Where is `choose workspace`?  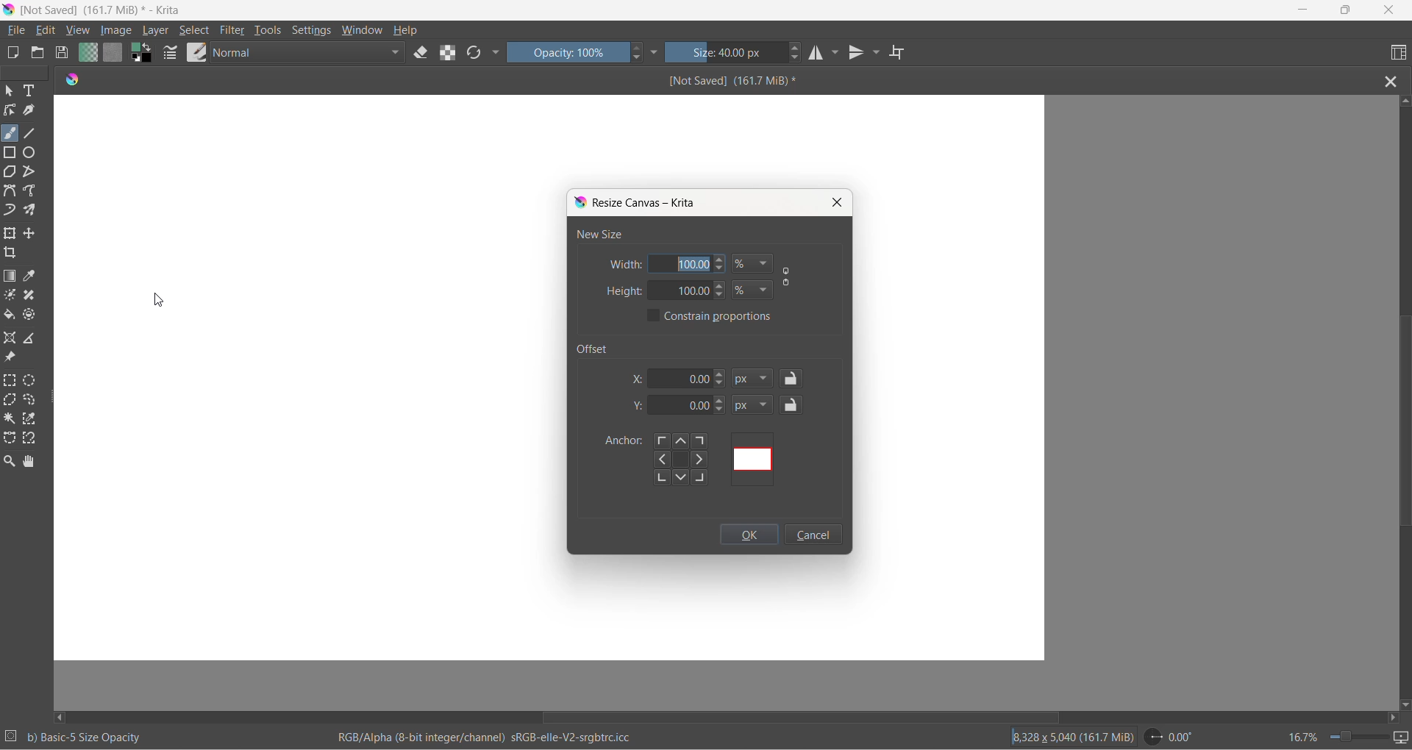 choose workspace is located at coordinates (1396, 54).